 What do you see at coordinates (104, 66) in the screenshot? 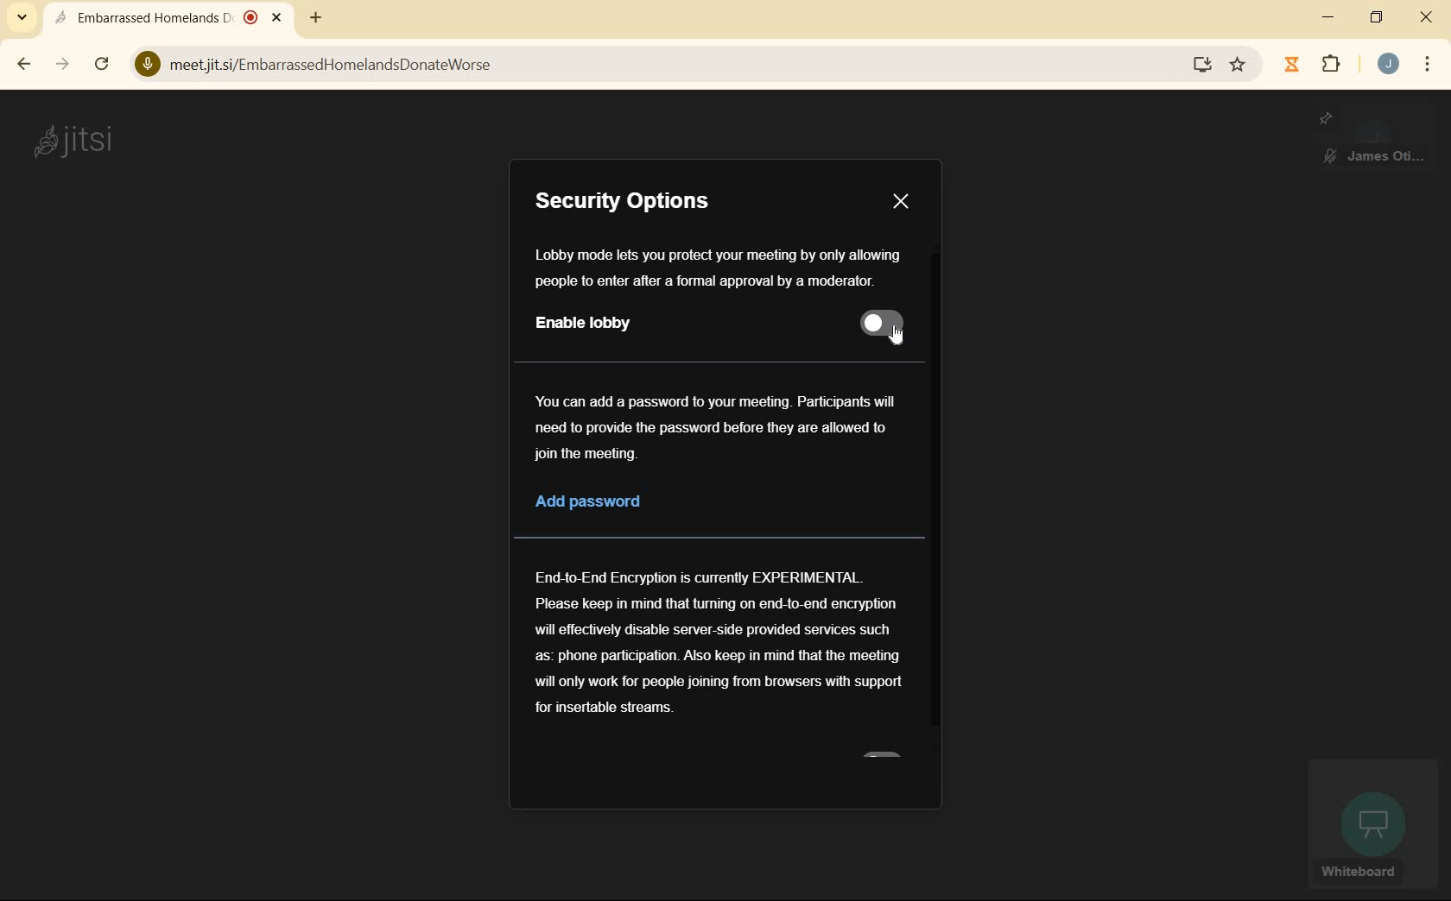
I see `scrollbar` at bounding box center [104, 66].